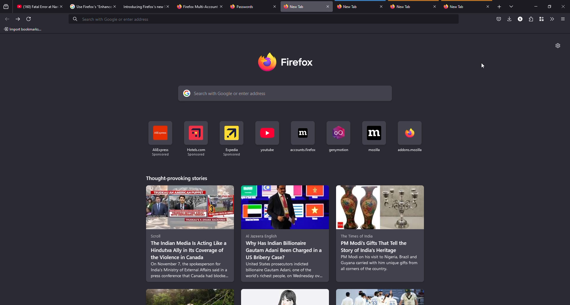  What do you see at coordinates (18, 18) in the screenshot?
I see `forward` at bounding box center [18, 18].